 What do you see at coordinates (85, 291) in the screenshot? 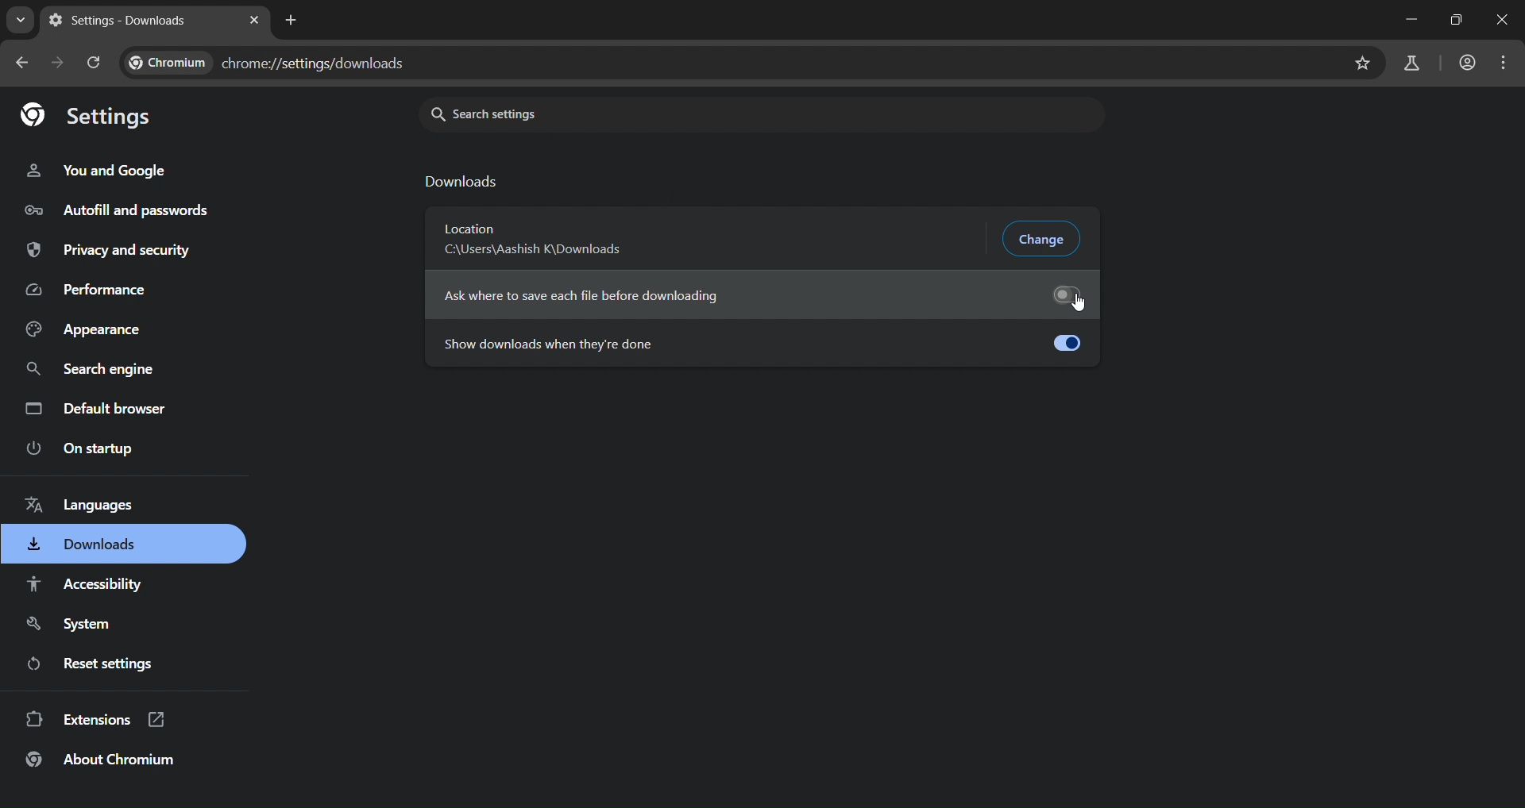
I see `performance` at bounding box center [85, 291].